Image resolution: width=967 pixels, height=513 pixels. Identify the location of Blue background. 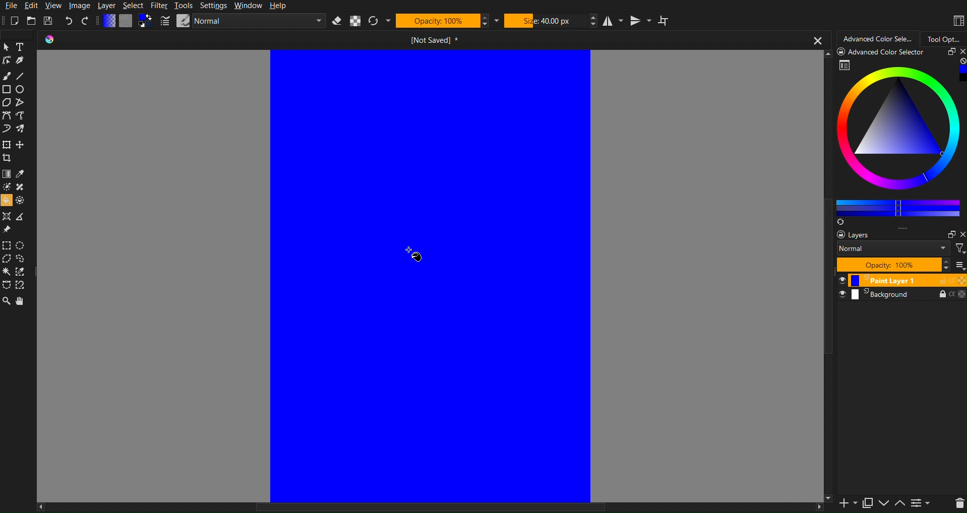
(429, 274).